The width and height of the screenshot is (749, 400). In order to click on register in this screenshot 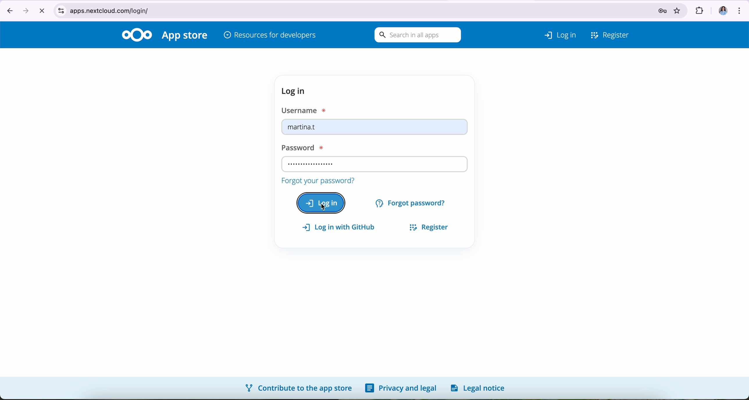, I will do `click(426, 226)`.